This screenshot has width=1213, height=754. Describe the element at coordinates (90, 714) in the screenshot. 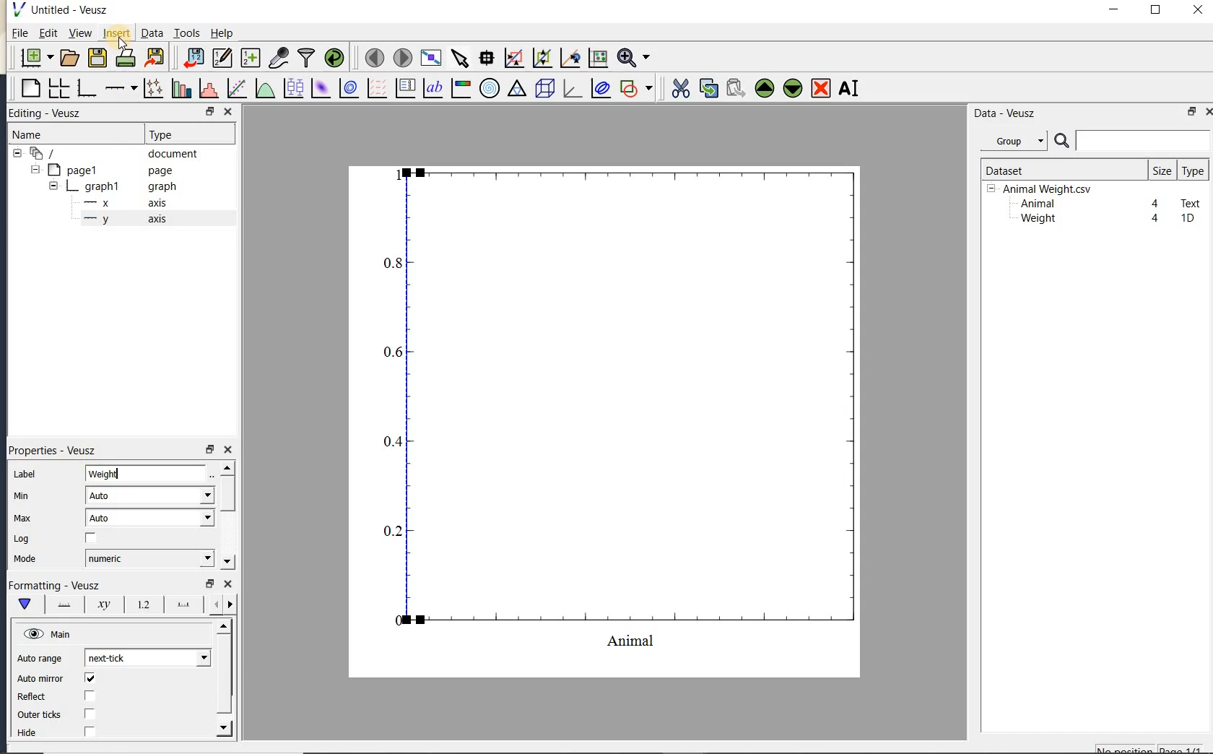

I see `check/uncheck` at that location.